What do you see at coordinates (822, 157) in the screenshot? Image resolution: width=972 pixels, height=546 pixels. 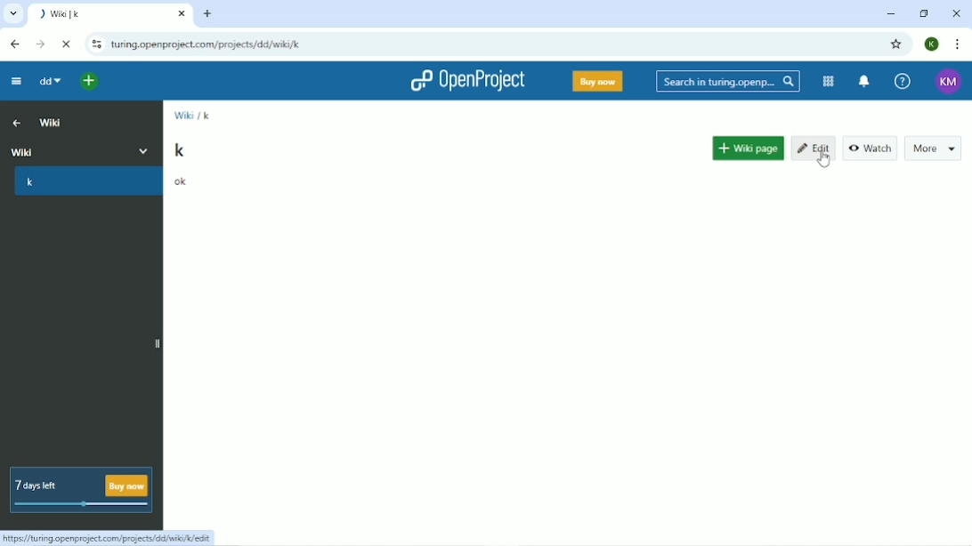 I see `Cursor` at bounding box center [822, 157].